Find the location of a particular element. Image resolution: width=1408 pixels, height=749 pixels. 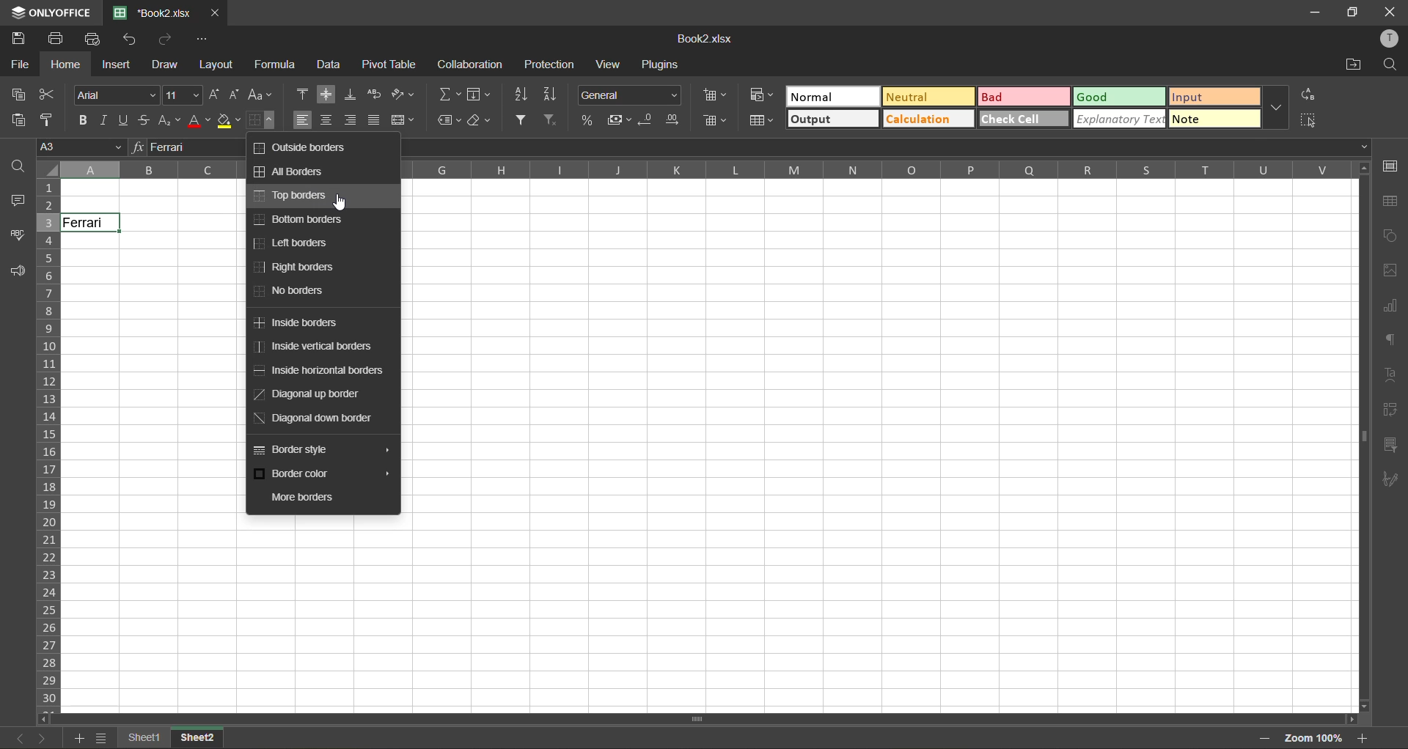

diagonal down border is located at coordinates (311, 420).